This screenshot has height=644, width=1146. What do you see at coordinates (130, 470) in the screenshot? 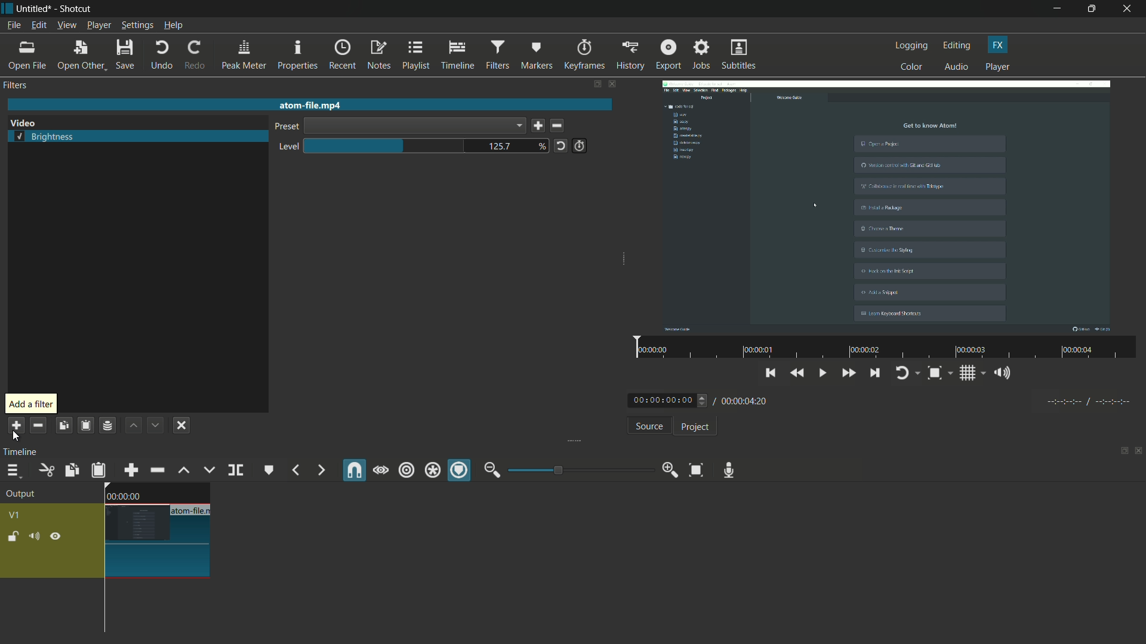
I see `append` at bounding box center [130, 470].